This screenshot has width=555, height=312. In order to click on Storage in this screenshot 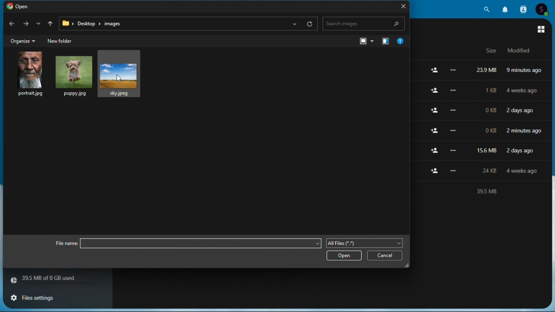, I will do `click(57, 281)`.